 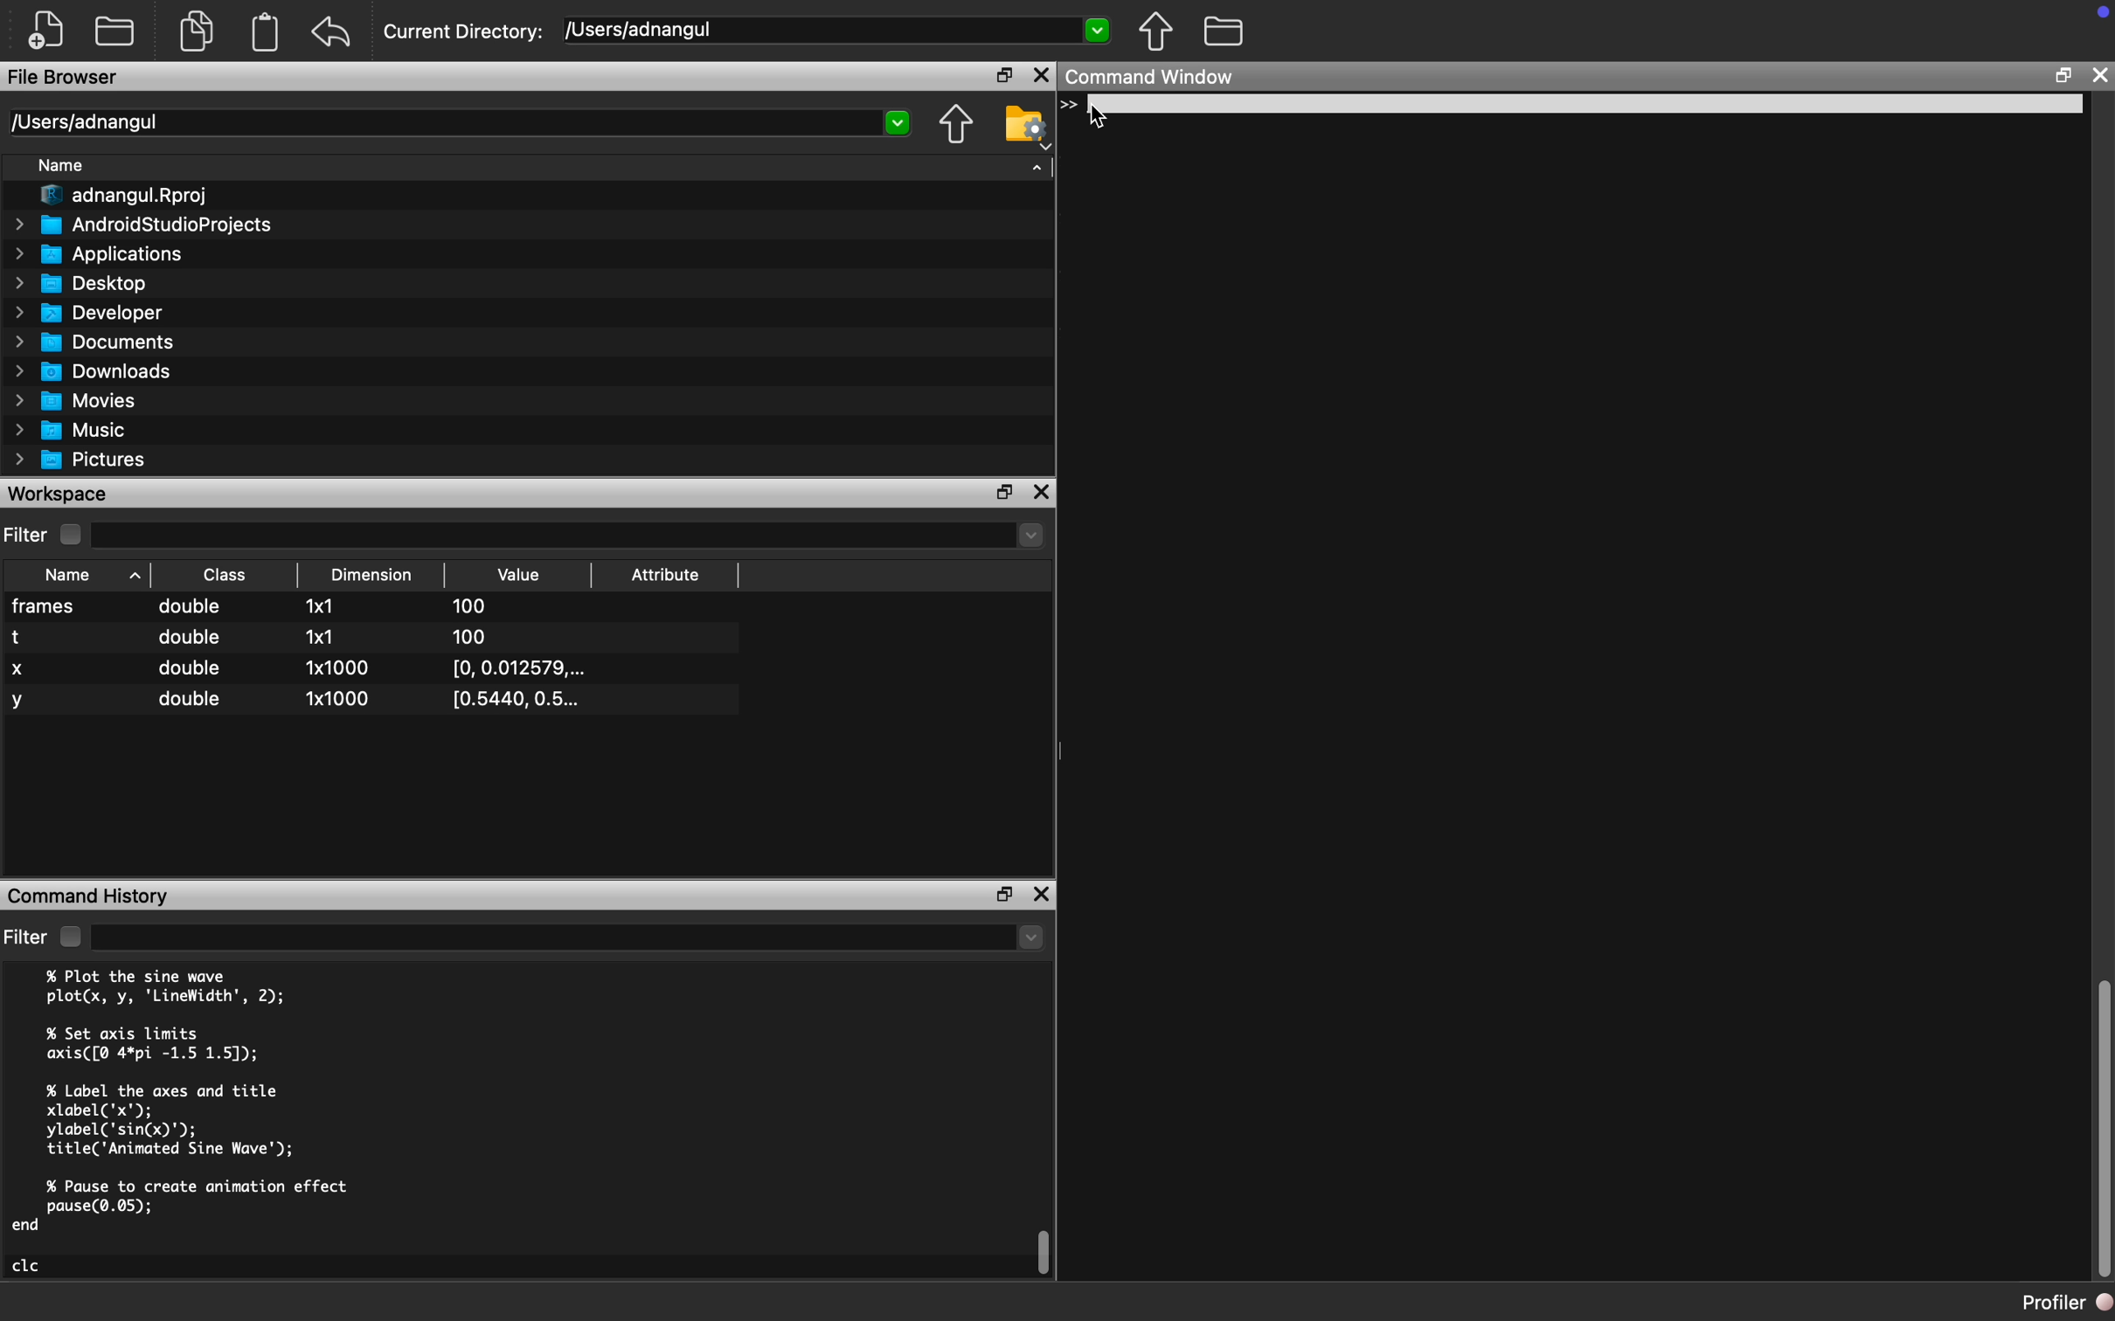 I want to click on Class, so click(x=223, y=577).